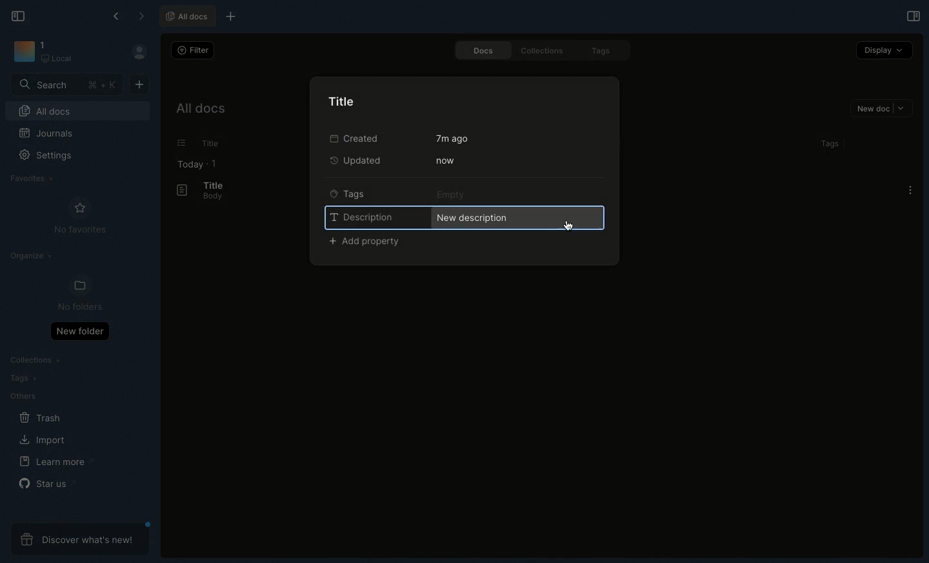 Image resolution: width=929 pixels, height=563 pixels. I want to click on Organize, so click(33, 258).